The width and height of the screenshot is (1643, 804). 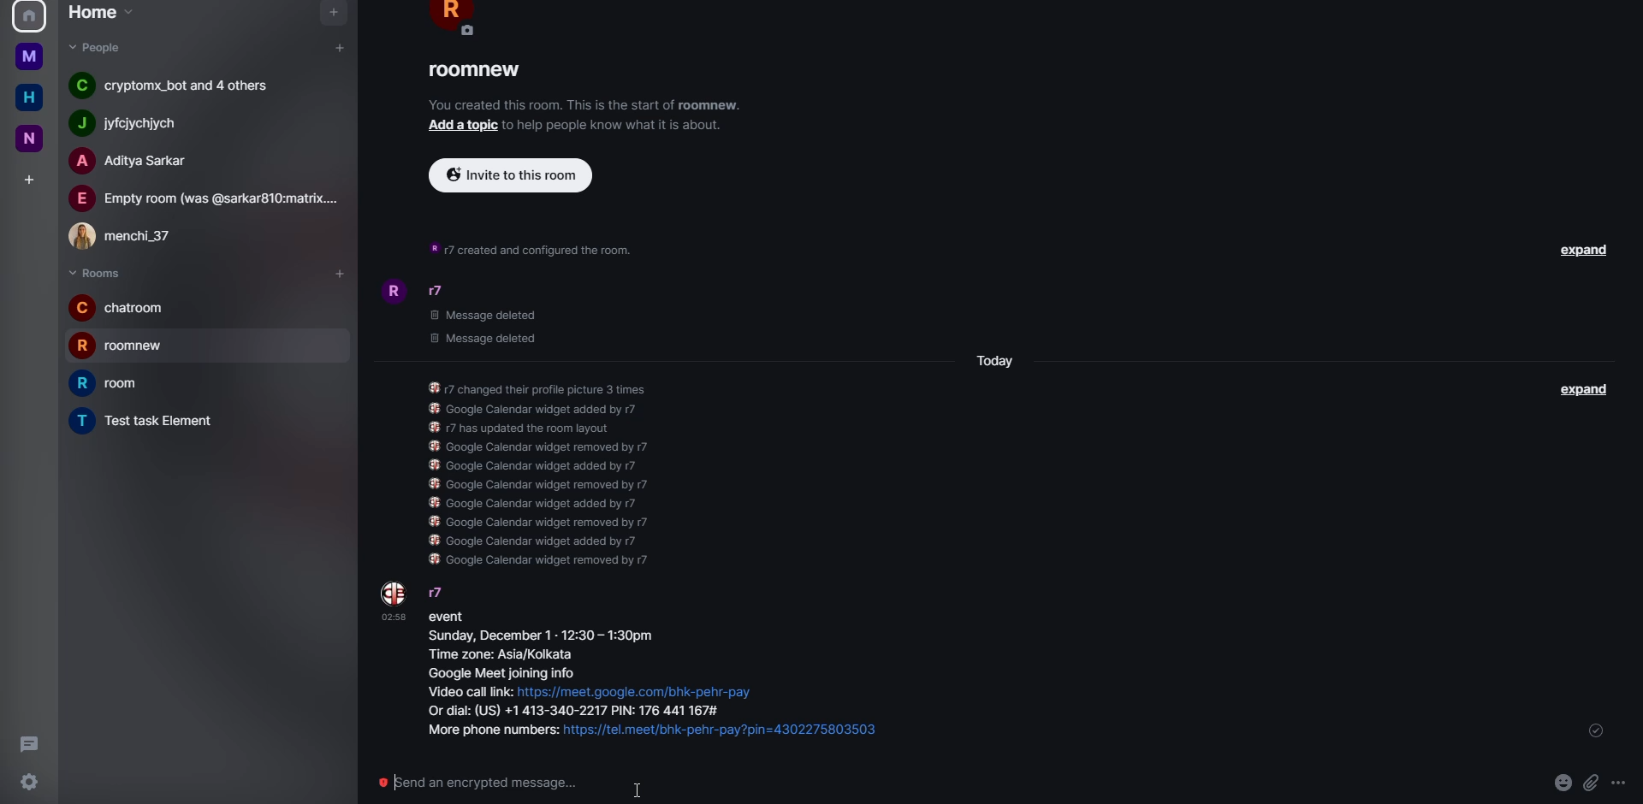 What do you see at coordinates (122, 307) in the screenshot?
I see `room` at bounding box center [122, 307].